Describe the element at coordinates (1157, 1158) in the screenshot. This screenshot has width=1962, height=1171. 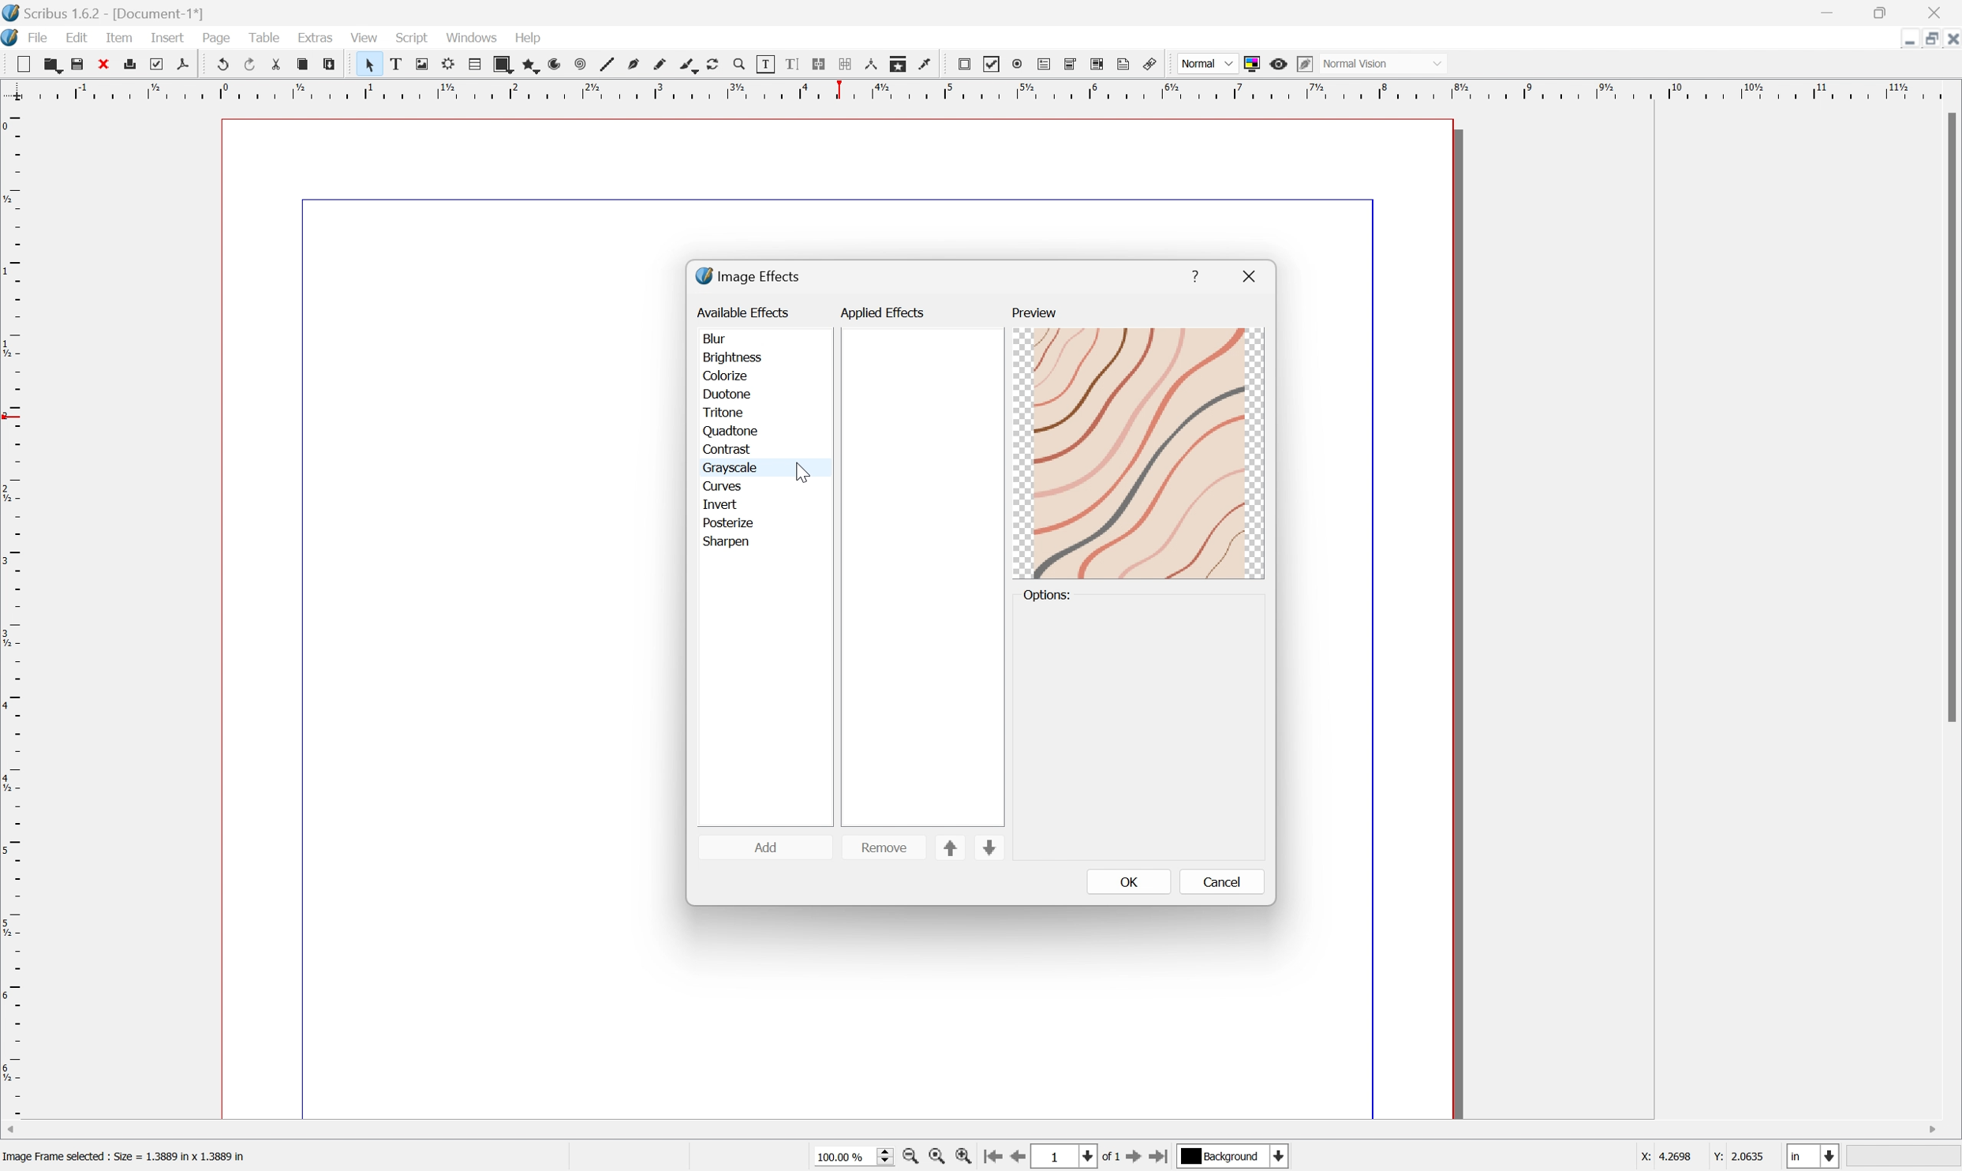
I see `Go to the last page` at that location.